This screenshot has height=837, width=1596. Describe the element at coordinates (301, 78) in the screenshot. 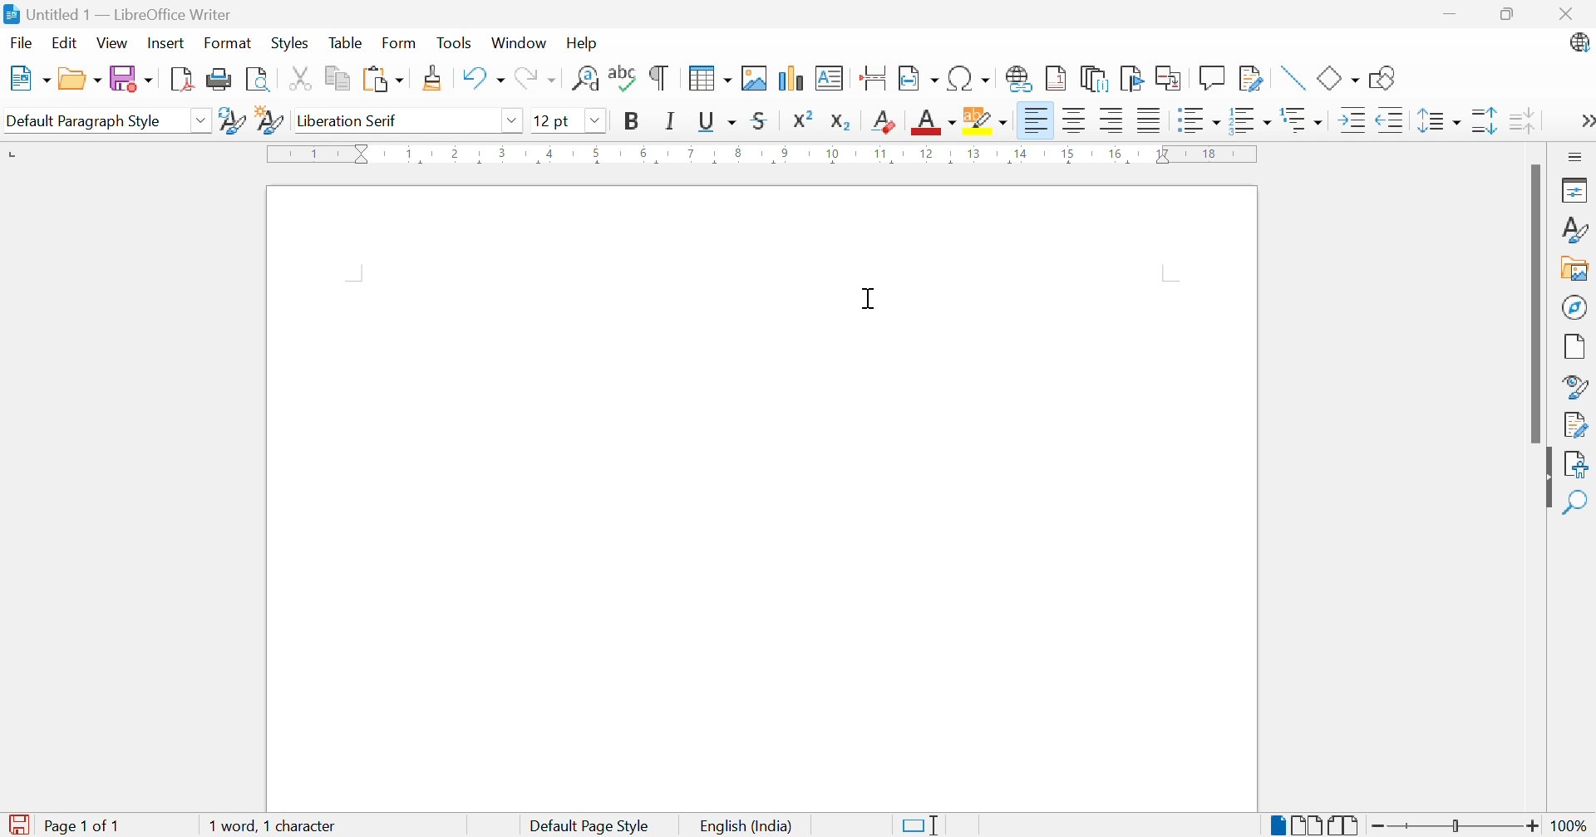

I see `Cut` at that location.